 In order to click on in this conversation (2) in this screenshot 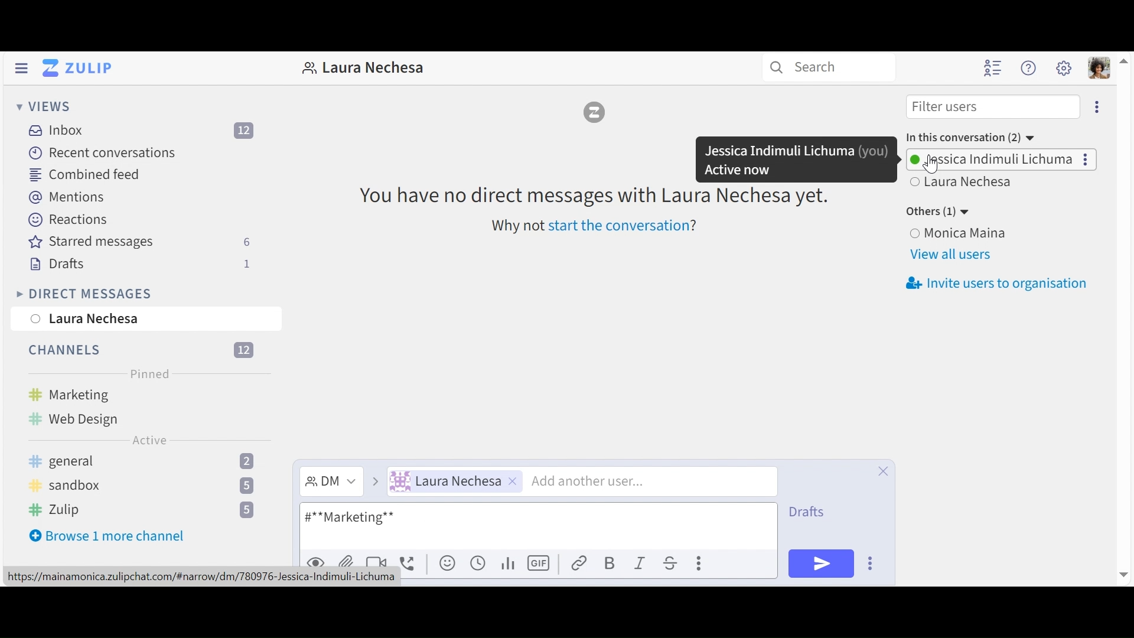, I will do `click(971, 136)`.